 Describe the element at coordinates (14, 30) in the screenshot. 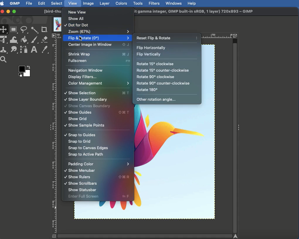

I see `Rectangular selector` at that location.